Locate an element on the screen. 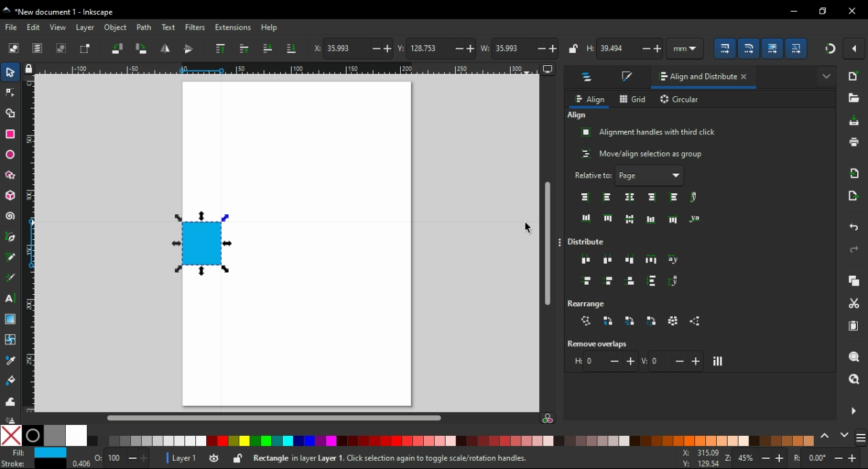 Image resolution: width=868 pixels, height=469 pixels. align is located at coordinates (578, 116).